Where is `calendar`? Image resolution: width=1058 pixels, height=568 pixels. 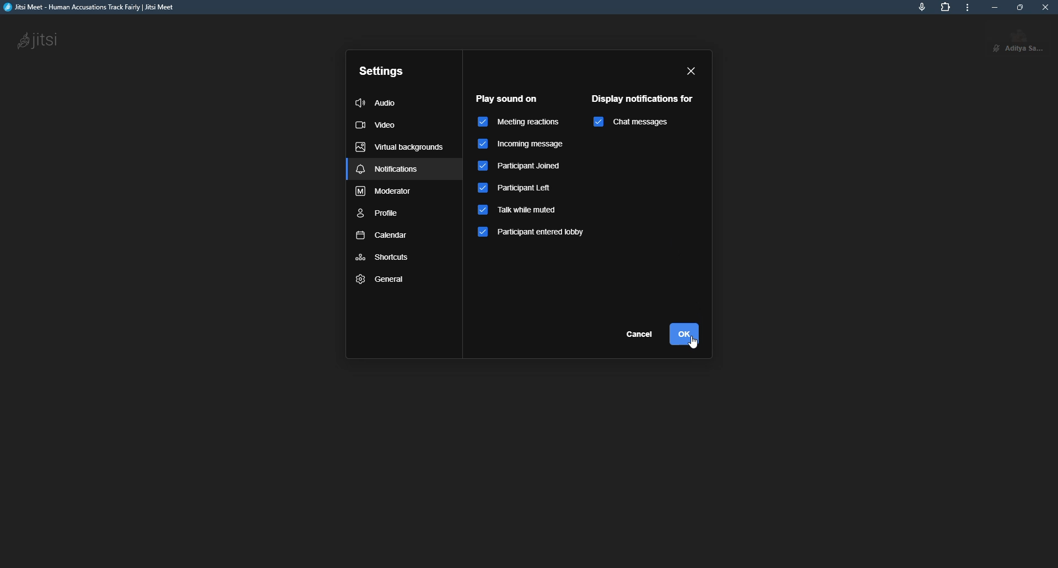 calendar is located at coordinates (381, 236).